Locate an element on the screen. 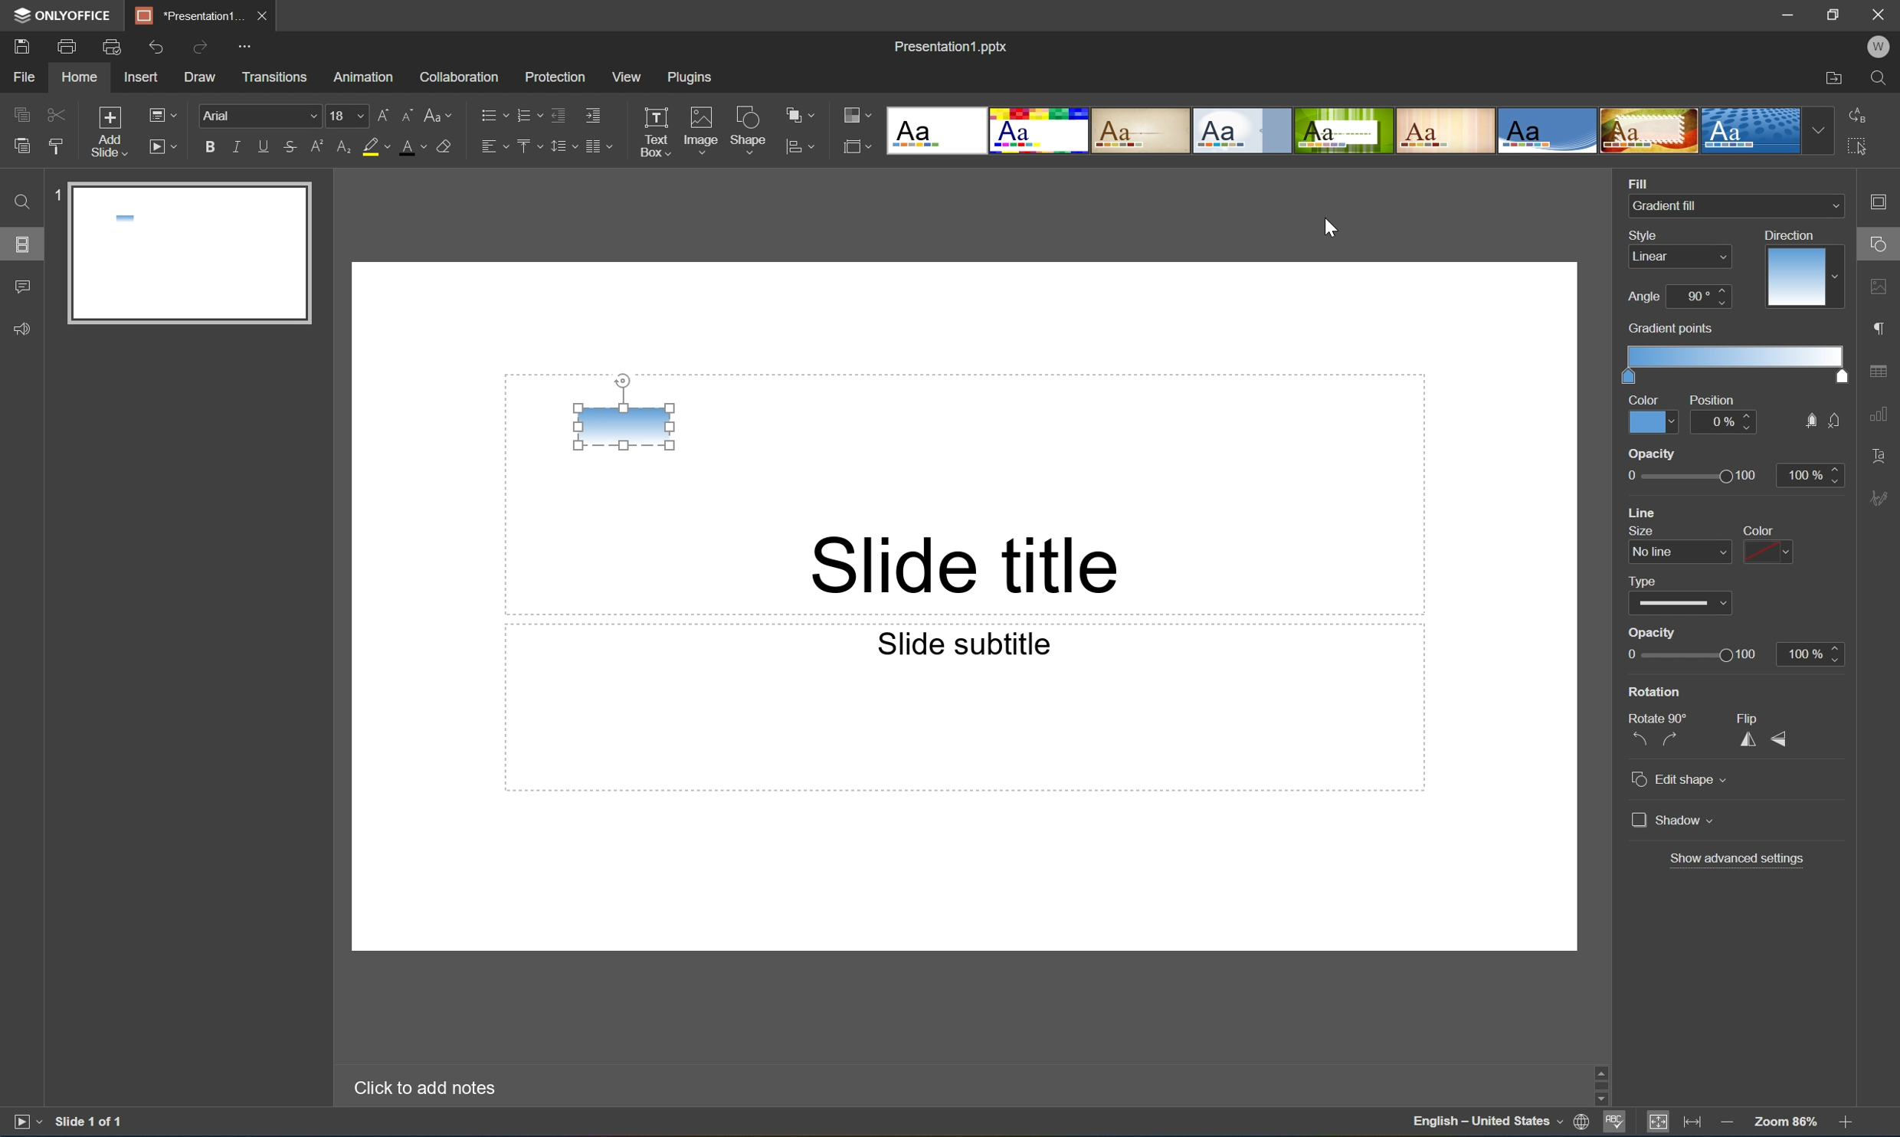 The width and height of the screenshot is (1900, 1137). View is located at coordinates (628, 77).